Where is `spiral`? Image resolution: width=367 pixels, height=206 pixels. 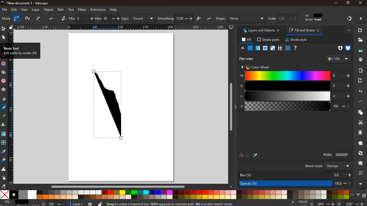 spiral is located at coordinates (3, 90).